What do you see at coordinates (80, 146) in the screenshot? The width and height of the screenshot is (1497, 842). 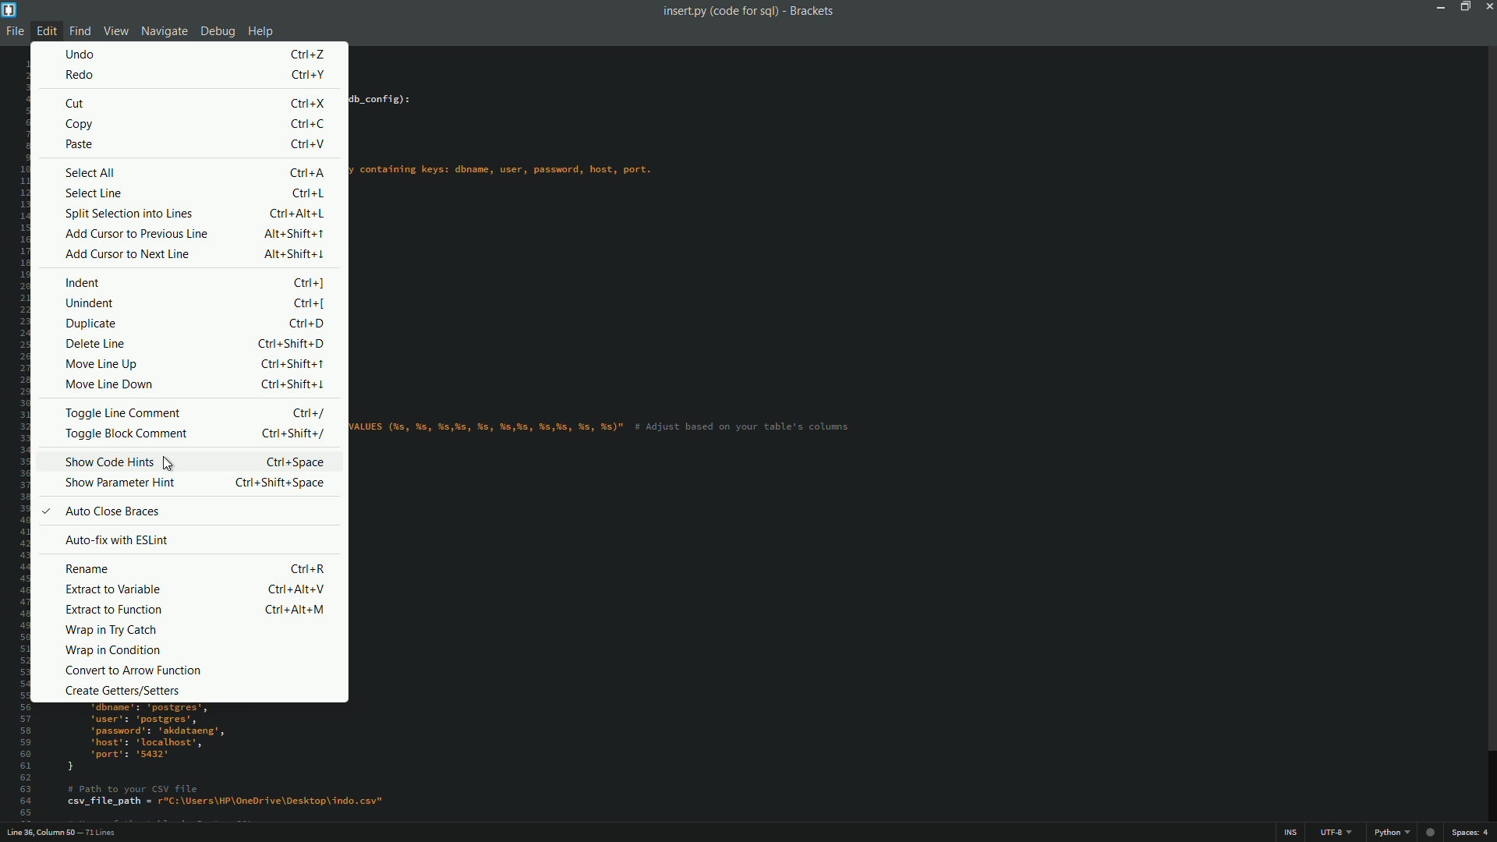 I see `paste` at bounding box center [80, 146].